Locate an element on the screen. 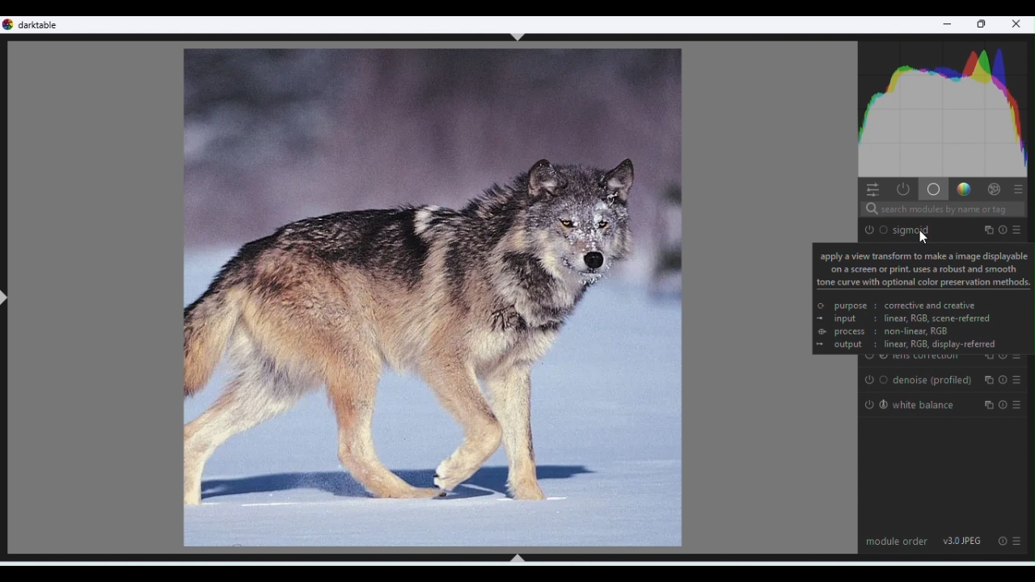 This screenshot has height=582, width=1035. process : non-linear, RGB is located at coordinates (892, 332).